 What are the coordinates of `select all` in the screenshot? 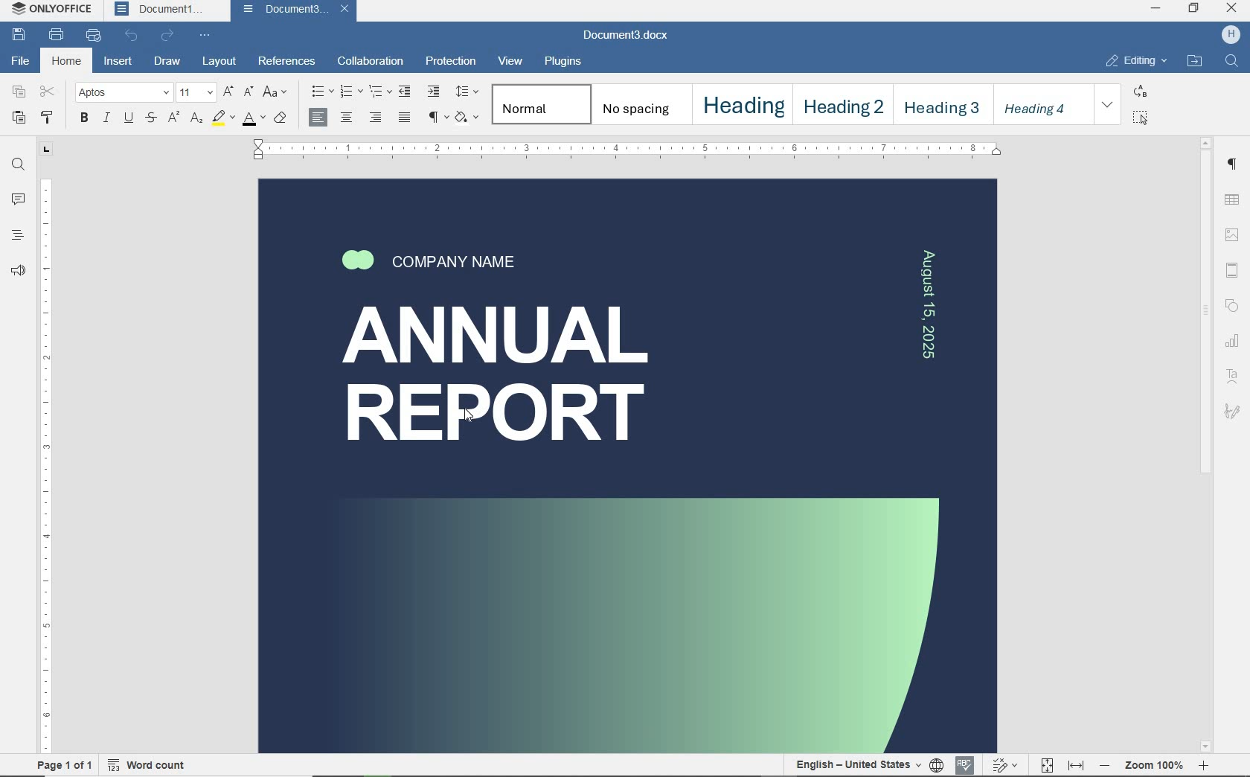 It's located at (1138, 118).